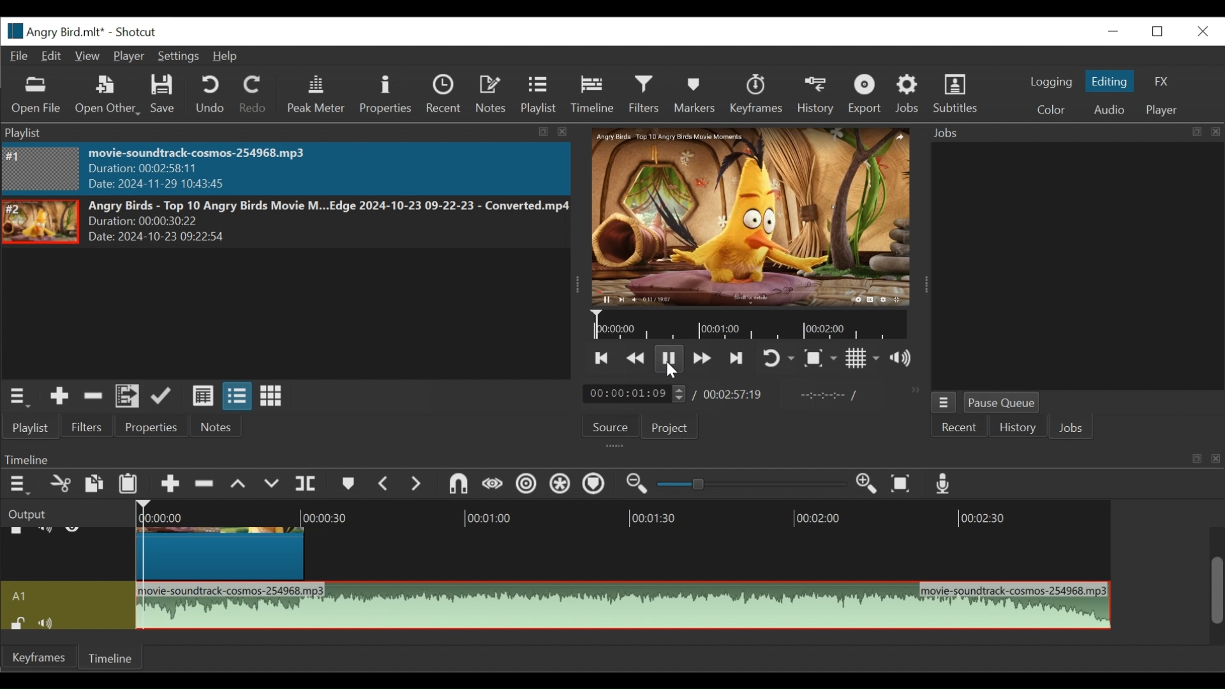  What do you see at coordinates (695, 94) in the screenshot?
I see `Markers` at bounding box center [695, 94].